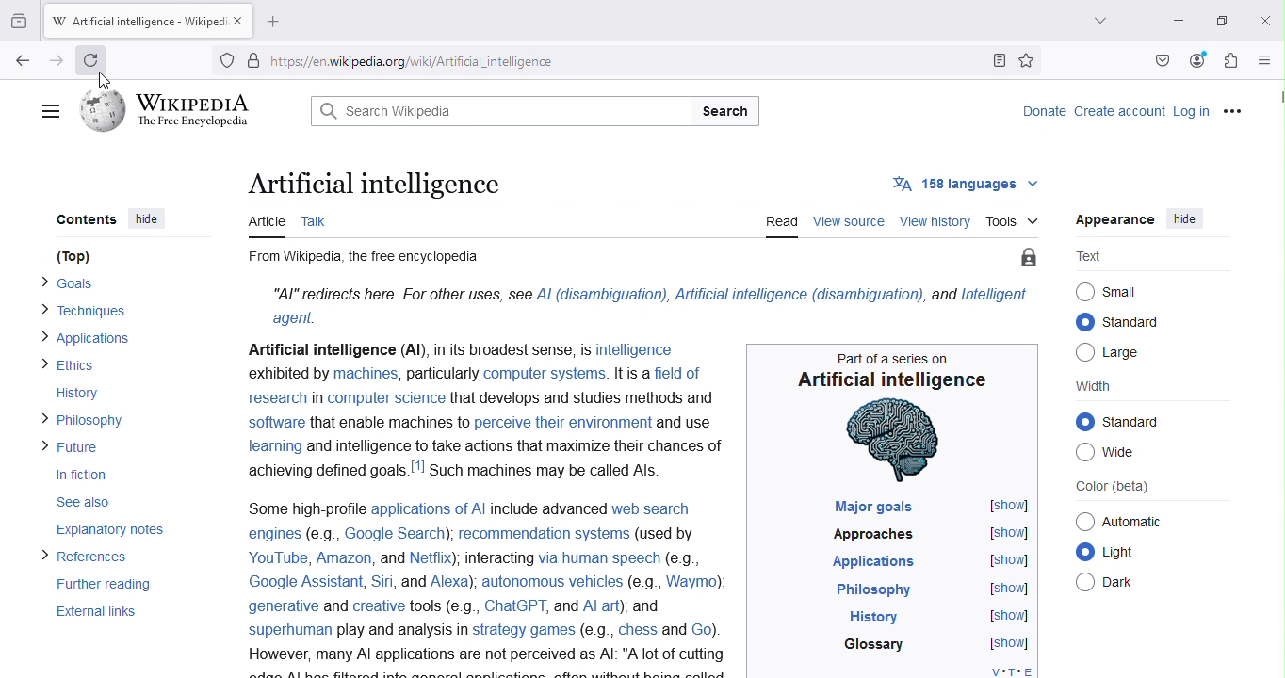 This screenshot has width=1285, height=678. What do you see at coordinates (1015, 221) in the screenshot?
I see `Tools` at bounding box center [1015, 221].